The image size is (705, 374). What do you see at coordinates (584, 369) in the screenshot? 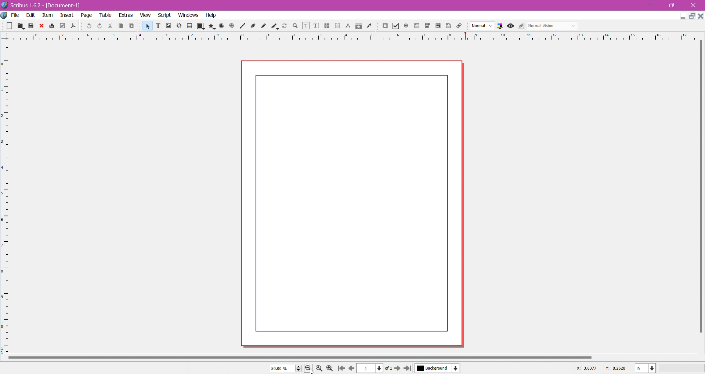
I see `Cursor coordinate - X` at bounding box center [584, 369].